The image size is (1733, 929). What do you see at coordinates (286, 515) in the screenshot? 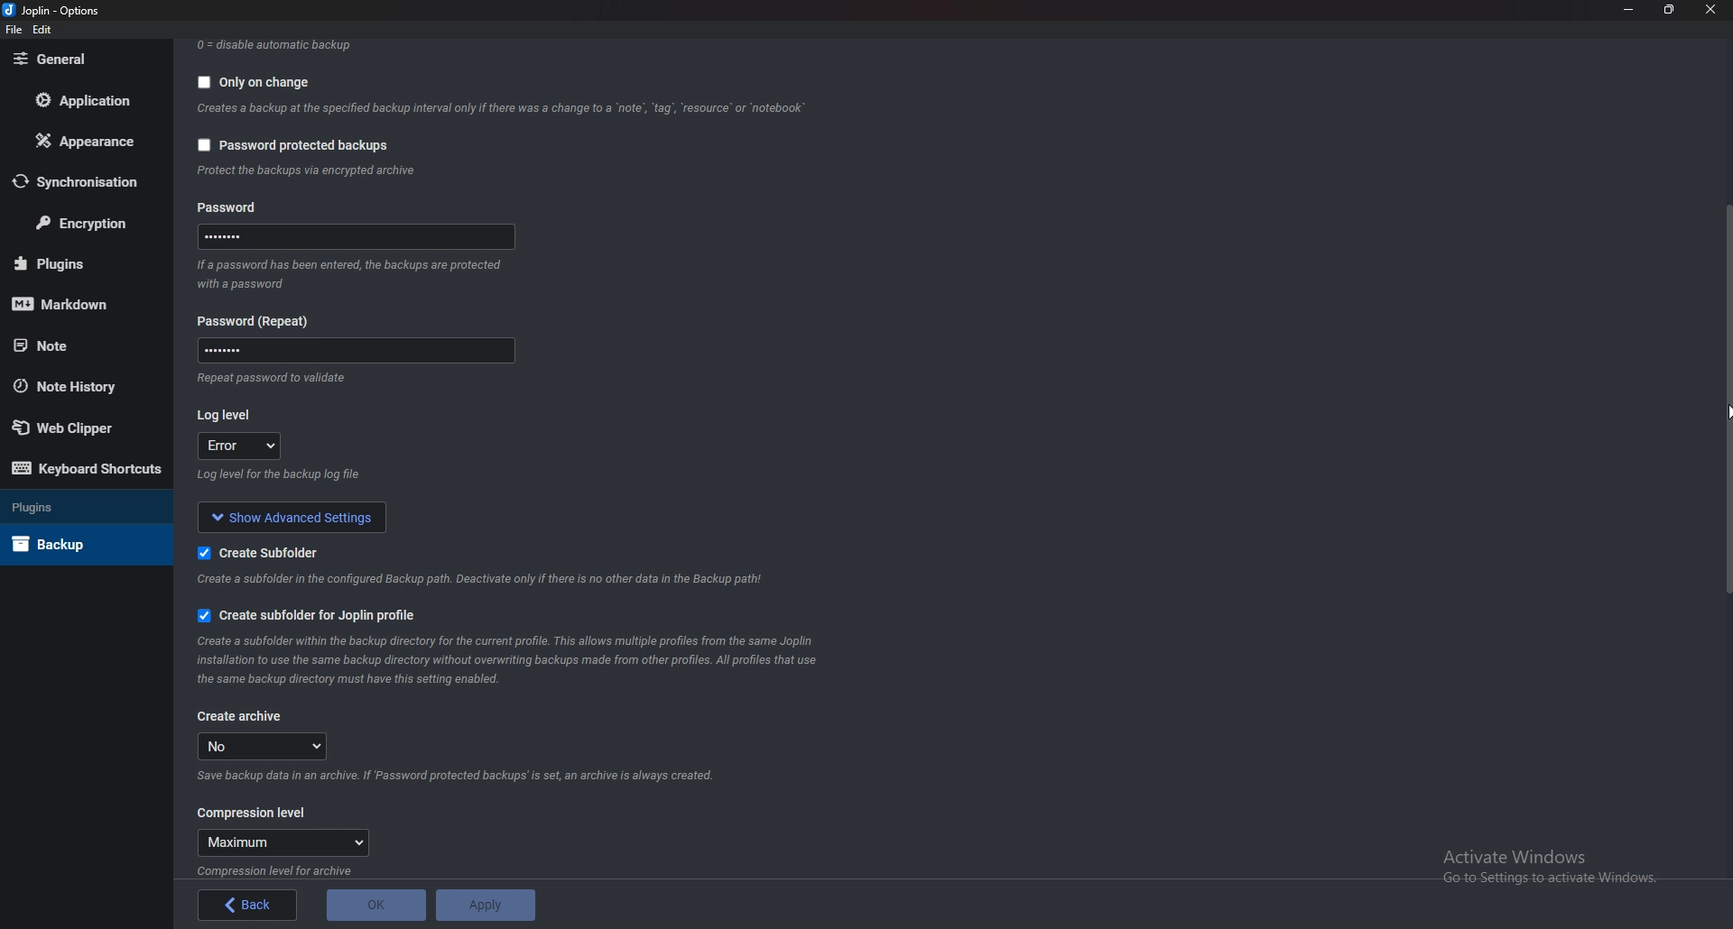
I see `show advanced settings` at bounding box center [286, 515].